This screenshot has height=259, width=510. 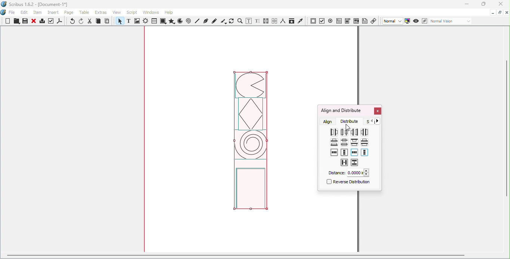 What do you see at coordinates (364, 142) in the screenshot?
I see `Make vertical gaps between items equal` at bounding box center [364, 142].